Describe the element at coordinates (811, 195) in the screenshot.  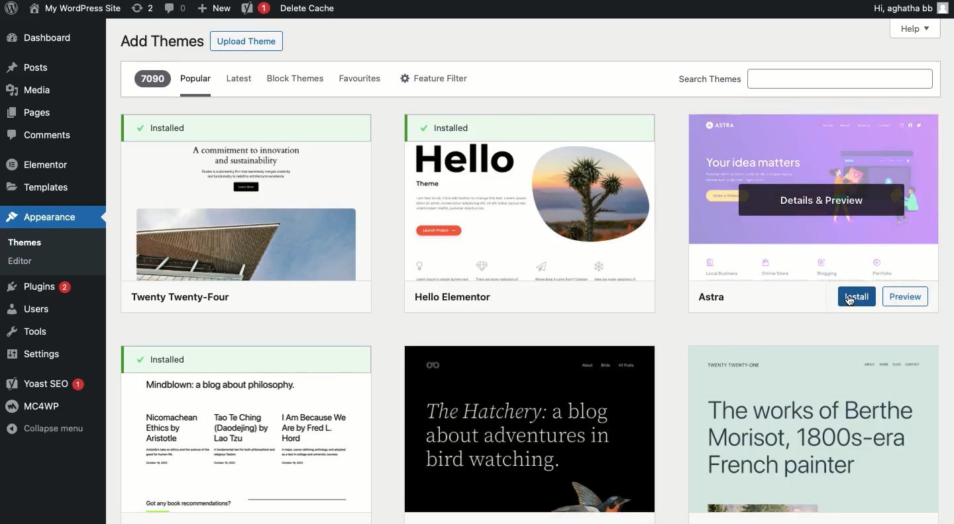
I see `Astra Theme` at that location.